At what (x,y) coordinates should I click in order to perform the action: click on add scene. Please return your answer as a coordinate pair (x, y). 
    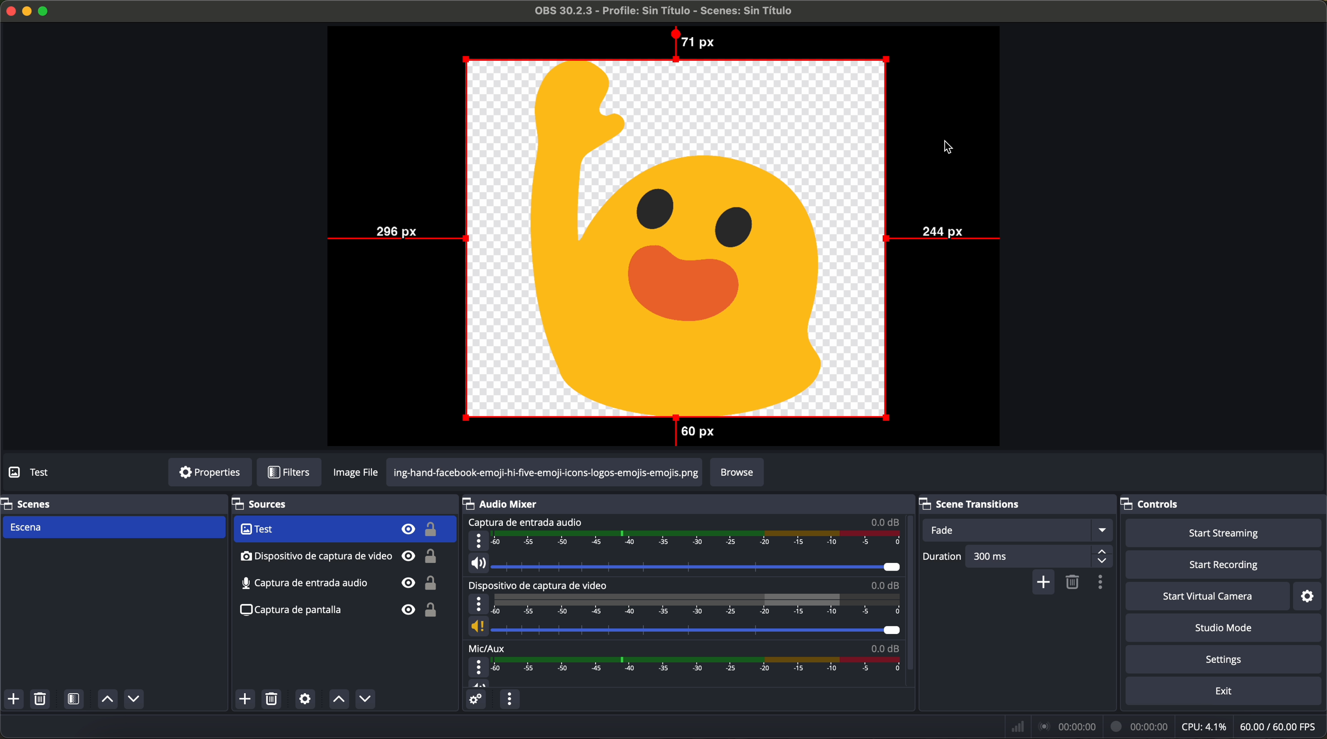
    Looking at the image, I should click on (13, 699).